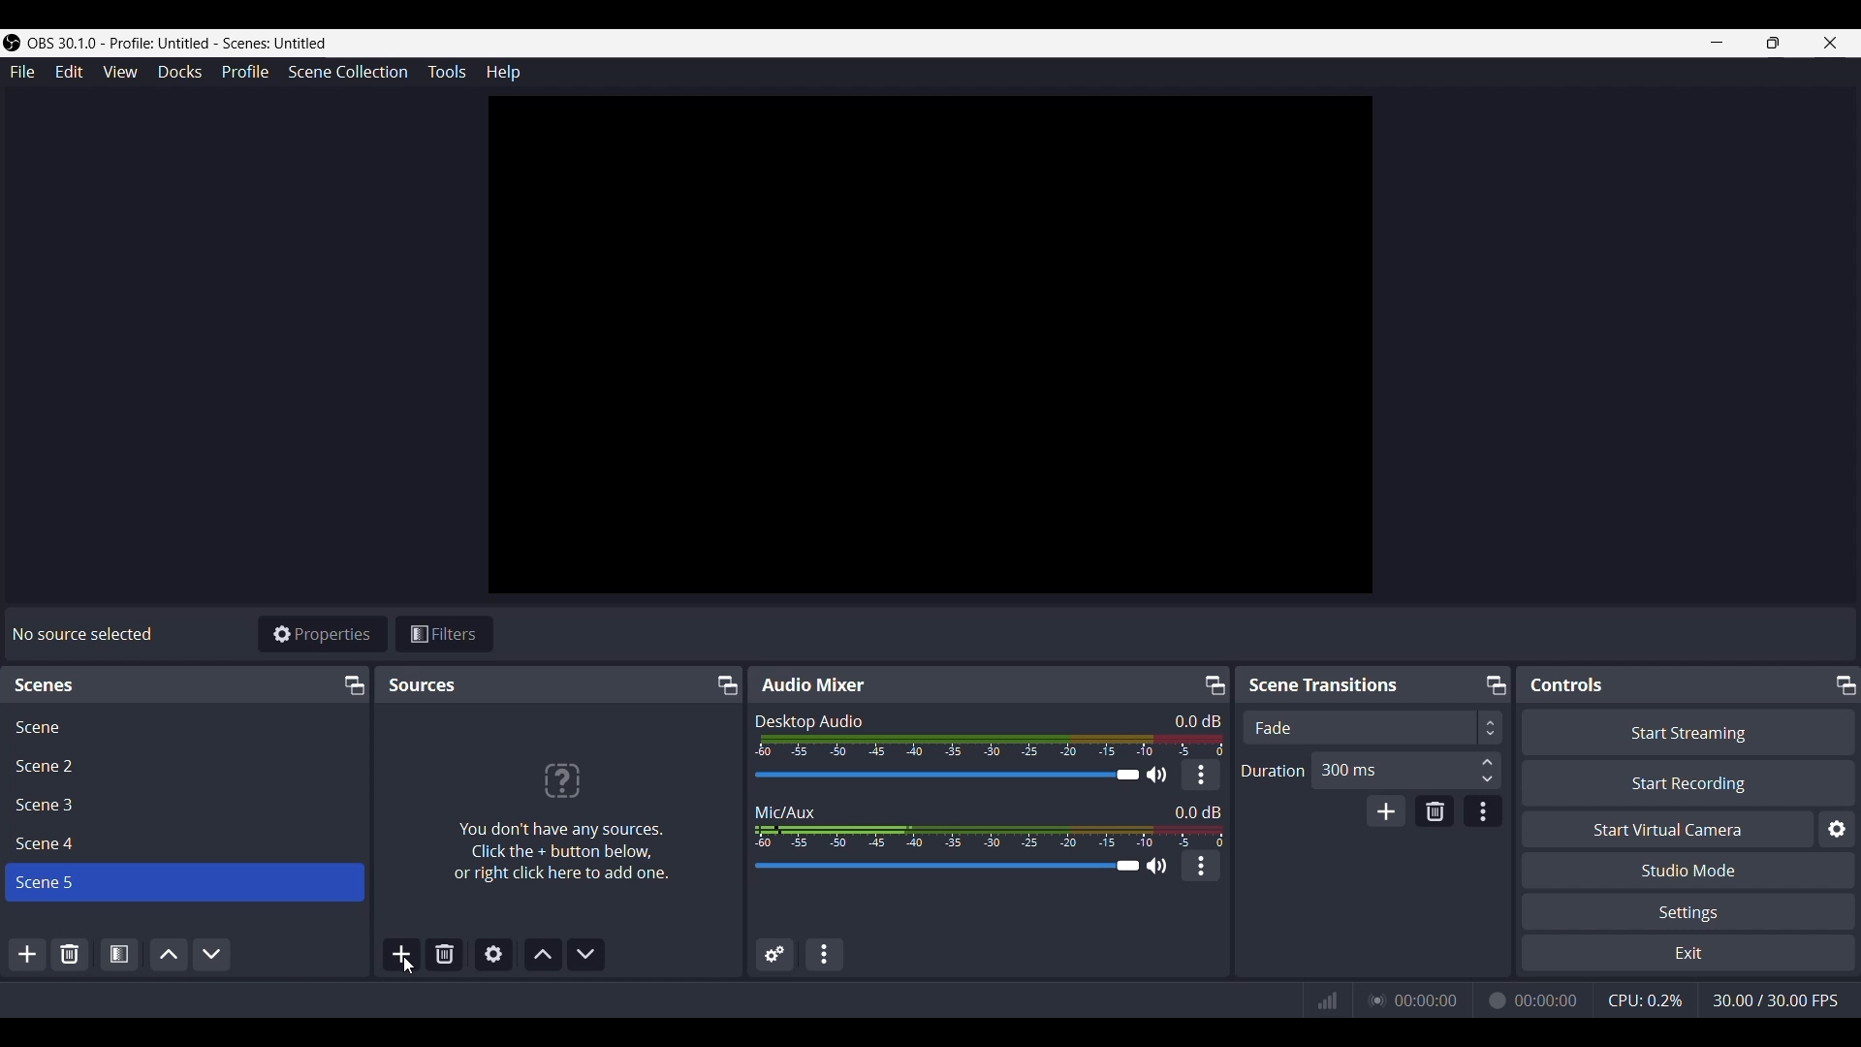 This screenshot has width=1861, height=1047. Describe the element at coordinates (1196, 810) in the screenshot. I see `0.0 dB` at that location.